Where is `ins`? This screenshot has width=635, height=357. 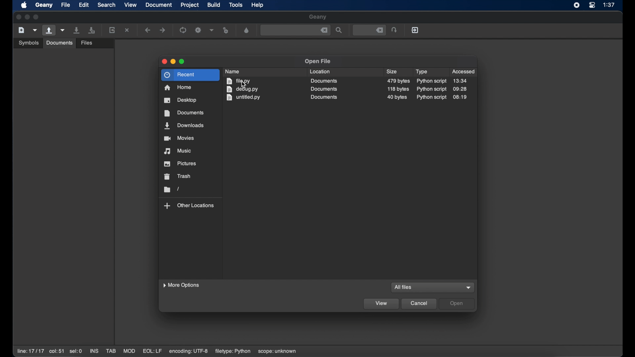 ins is located at coordinates (94, 351).